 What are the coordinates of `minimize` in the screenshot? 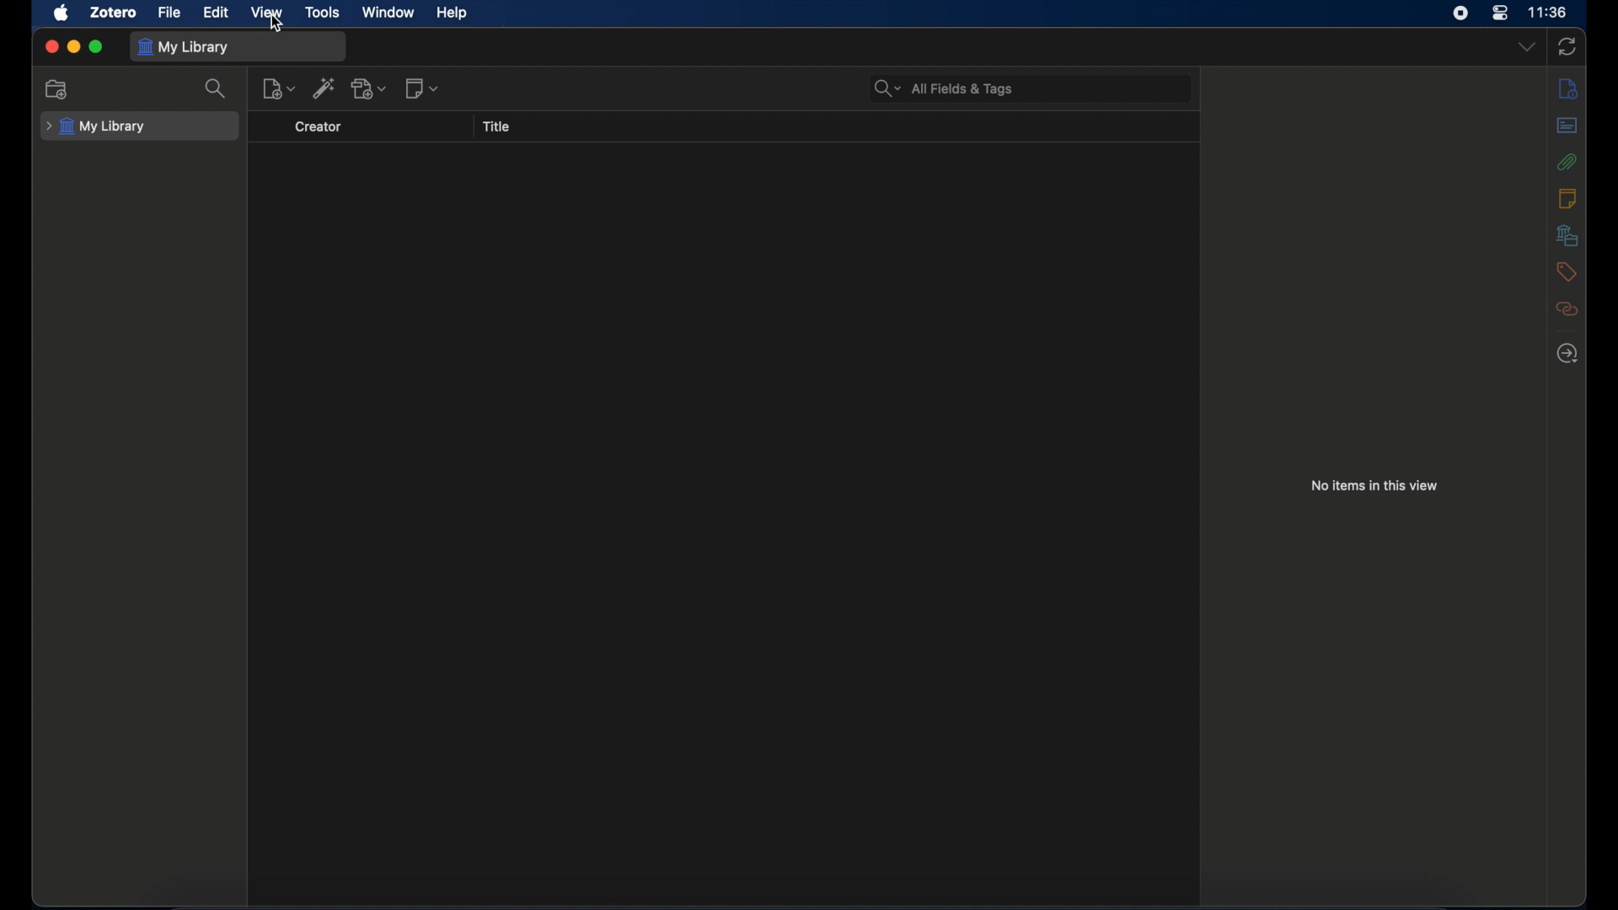 It's located at (74, 46).